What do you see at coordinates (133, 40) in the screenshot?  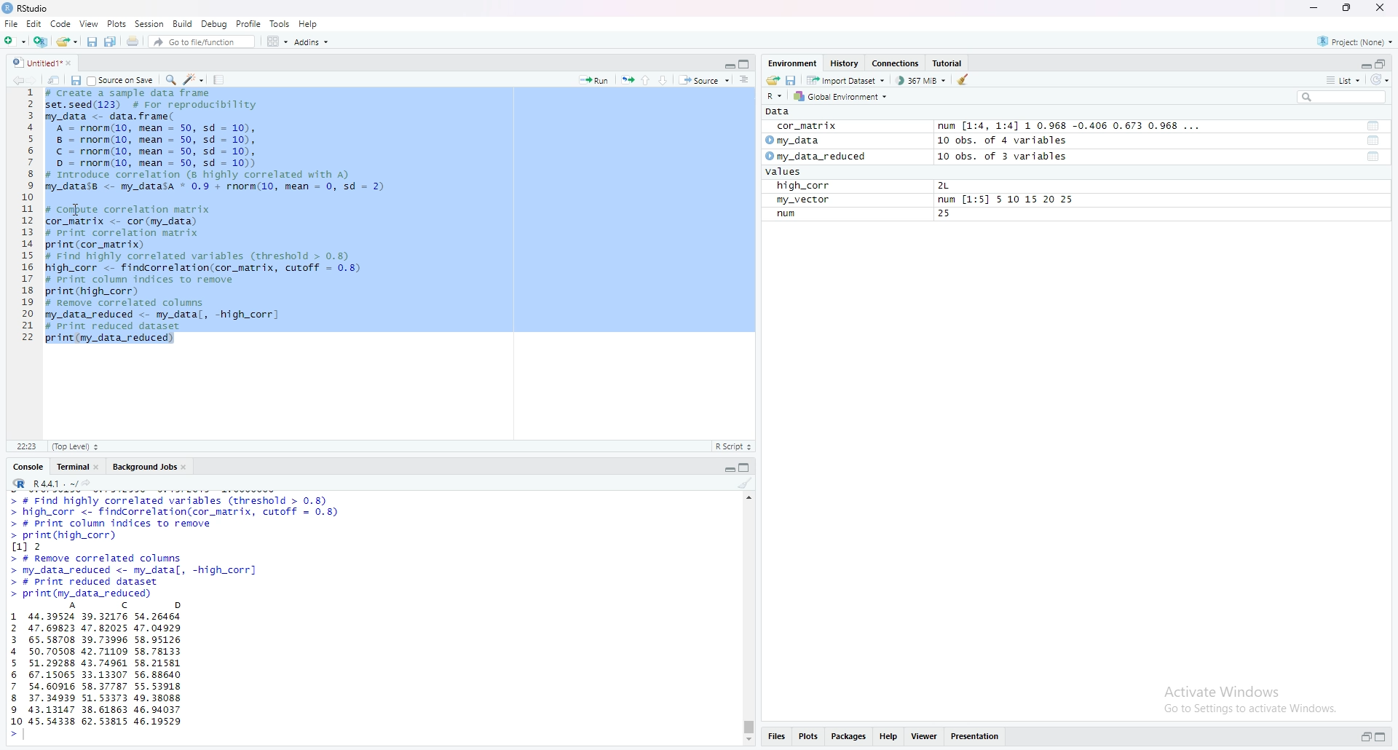 I see `share` at bounding box center [133, 40].